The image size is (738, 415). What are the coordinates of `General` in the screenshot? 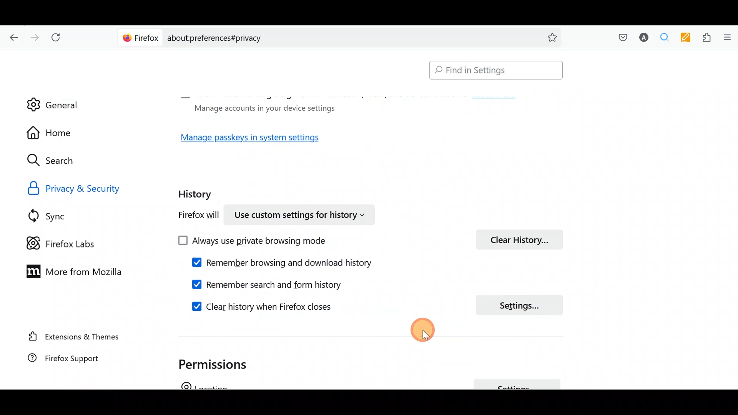 It's located at (53, 100).